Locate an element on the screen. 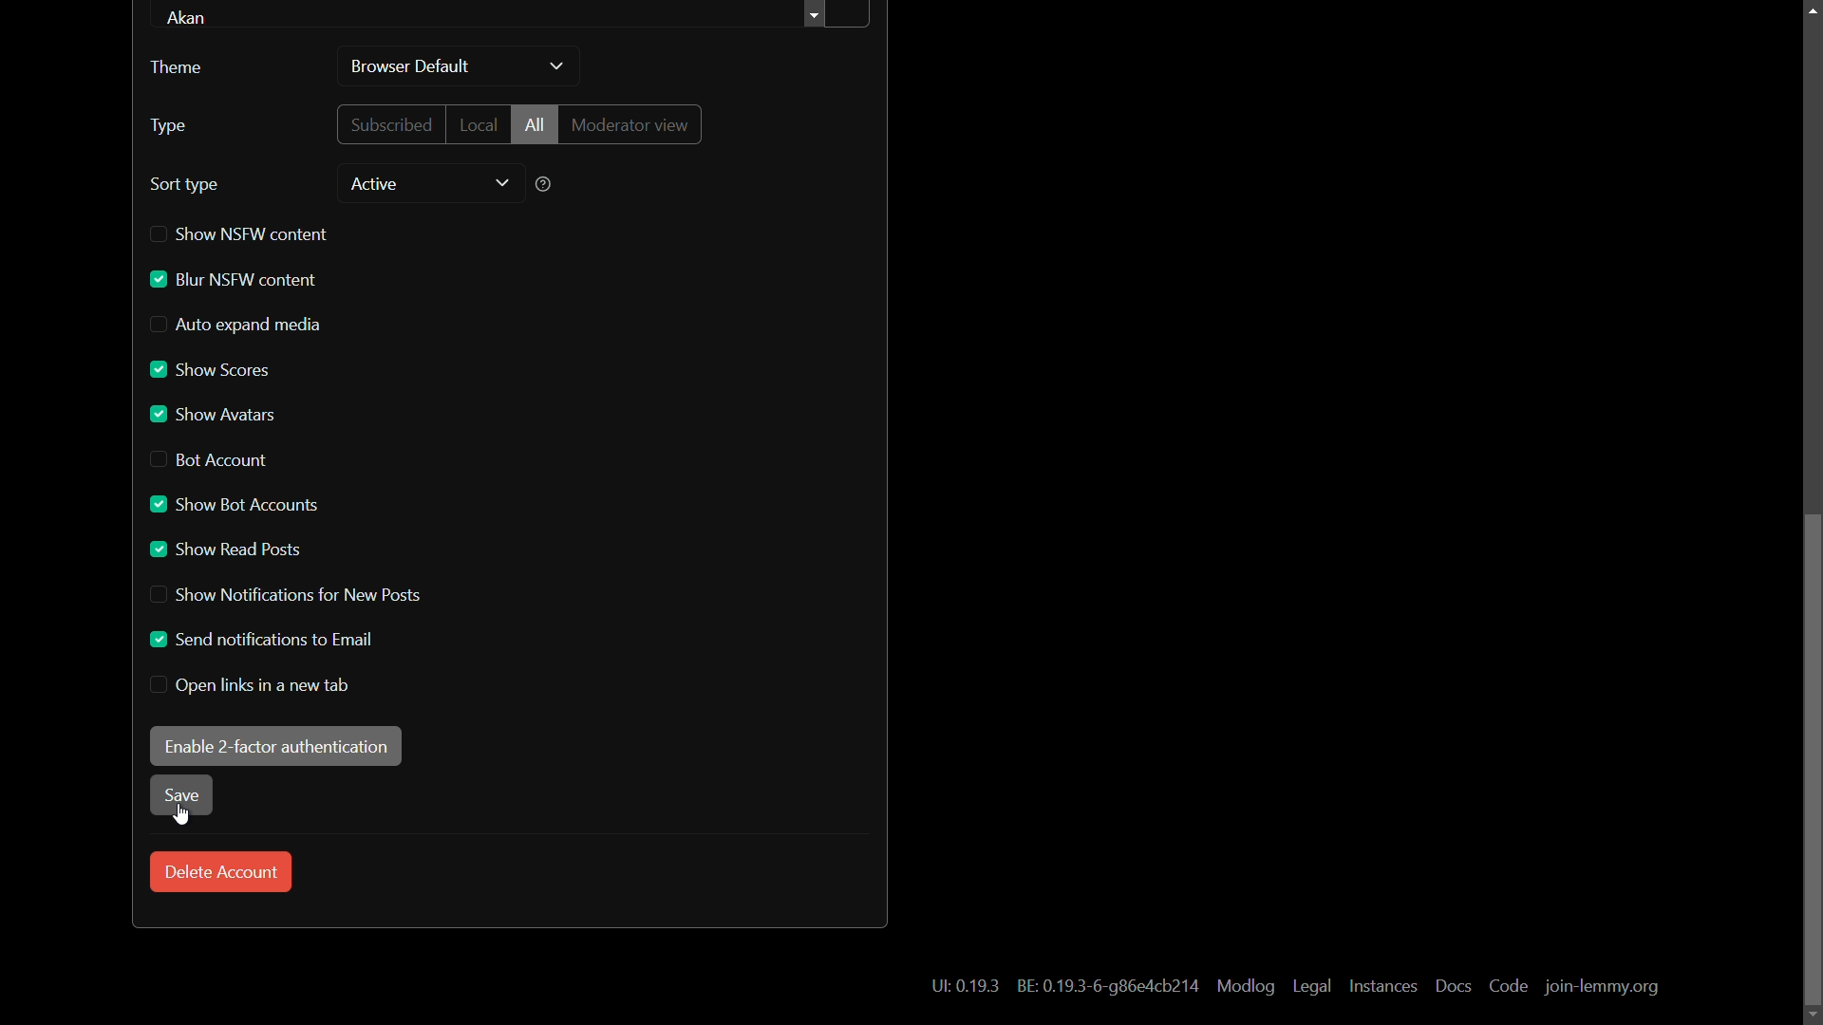  show bot accounts is located at coordinates (232, 505).